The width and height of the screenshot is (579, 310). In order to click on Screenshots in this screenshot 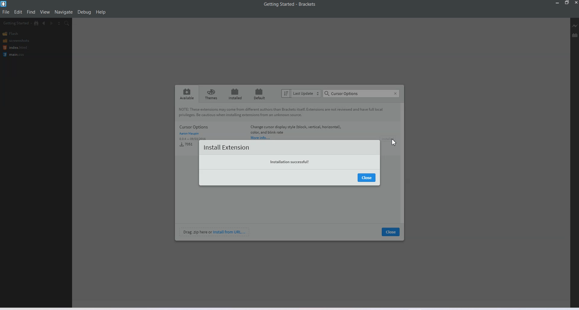, I will do `click(16, 40)`.